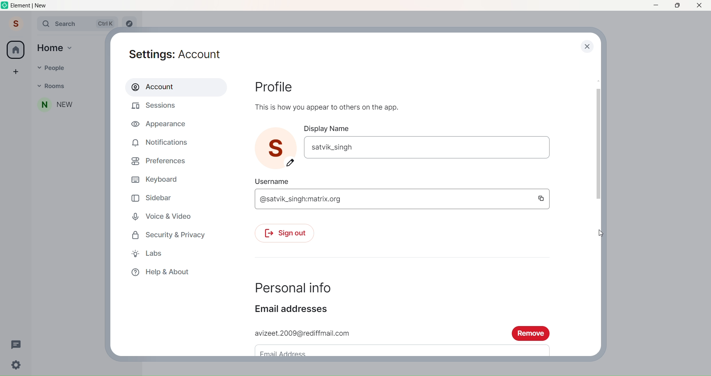 Image resolution: width=711 pixels, height=376 pixels. Describe the element at coordinates (70, 47) in the screenshot. I see `Home dropdown` at that location.